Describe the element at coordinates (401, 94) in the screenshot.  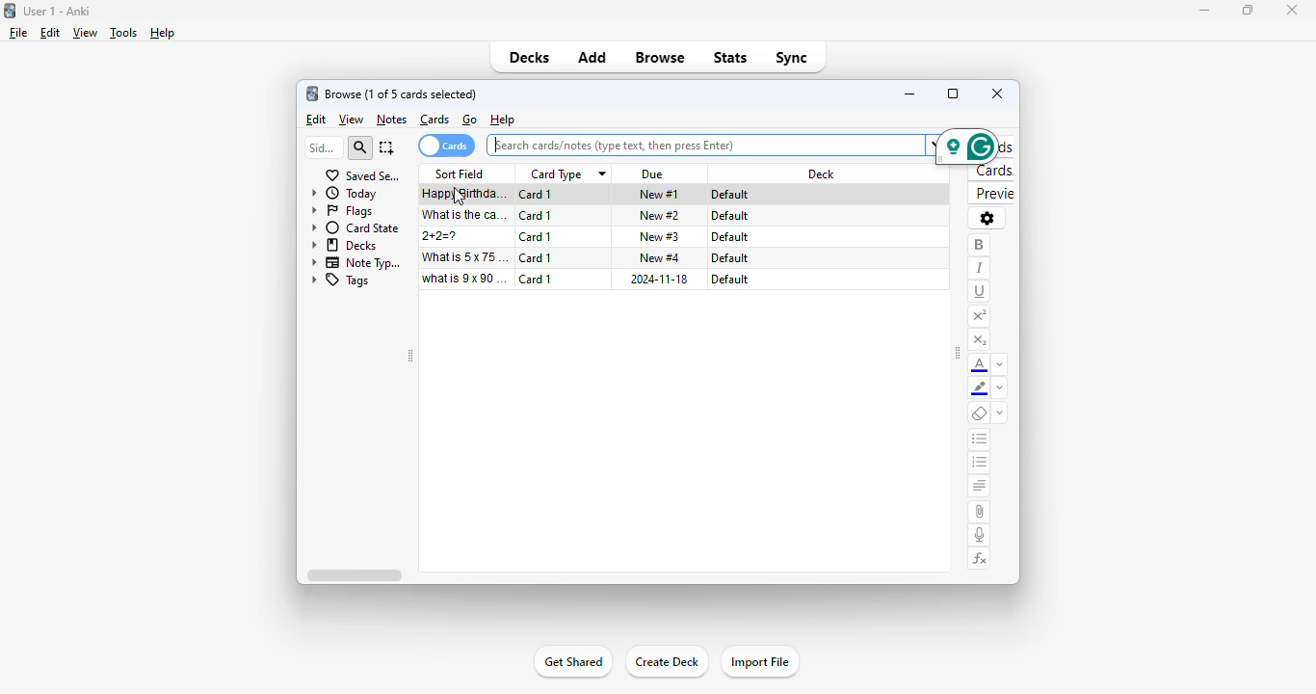
I see `browse (1 of 5 cards selected)` at that location.